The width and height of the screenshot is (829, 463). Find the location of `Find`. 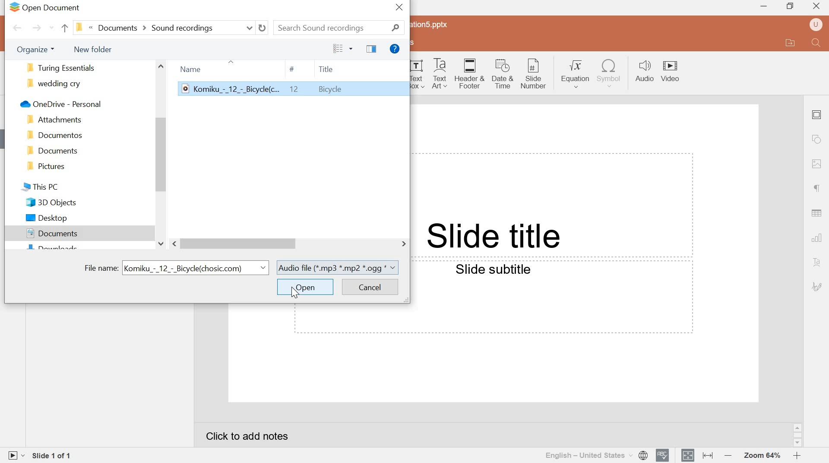

Find is located at coordinates (817, 43).